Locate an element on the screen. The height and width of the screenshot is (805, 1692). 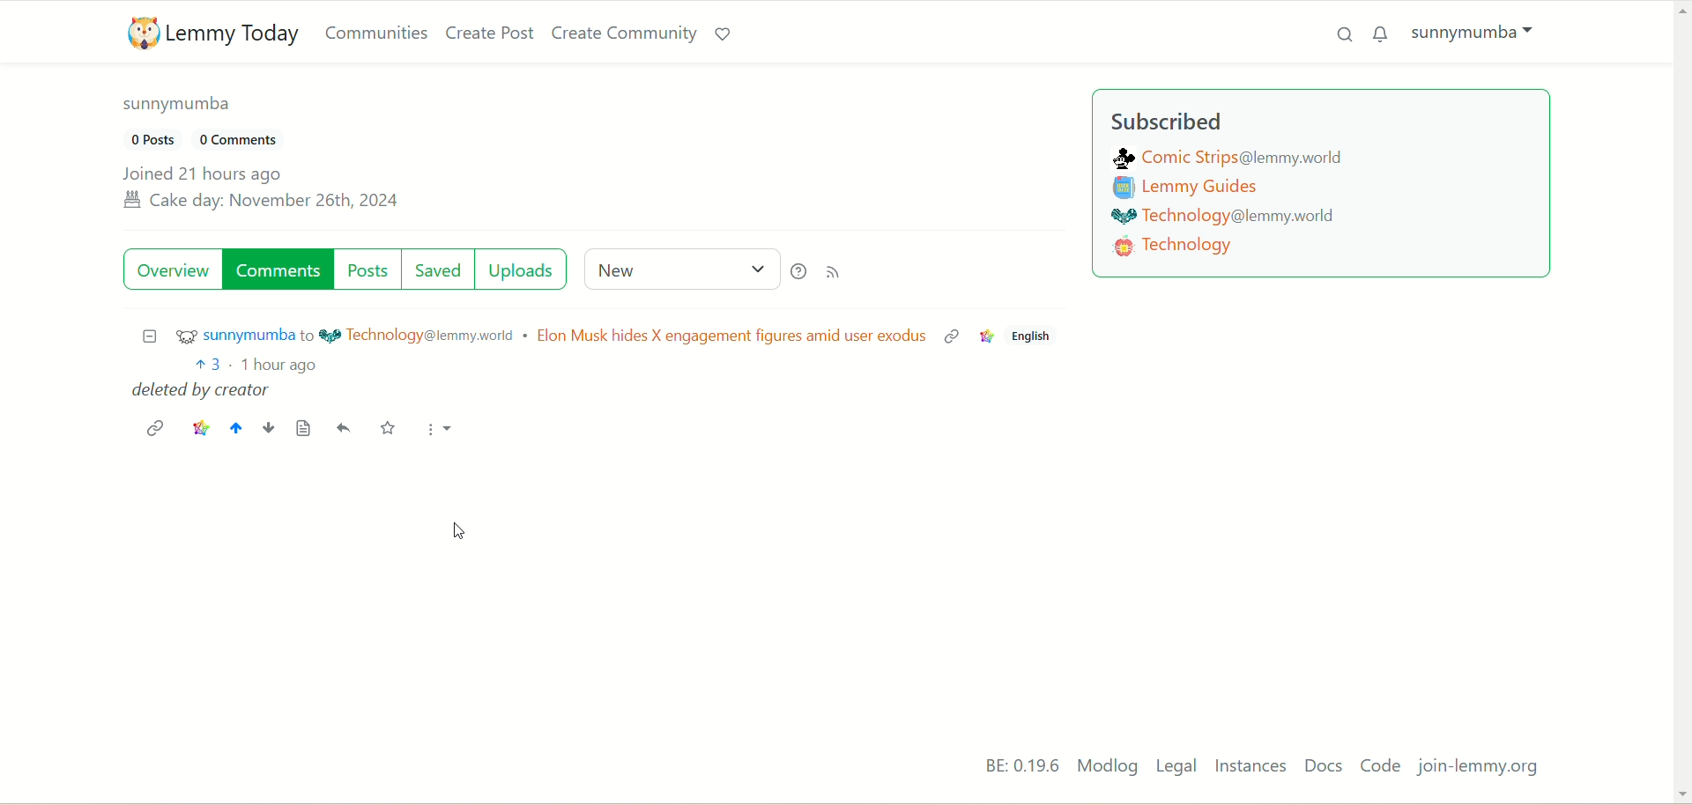
source is located at coordinates (303, 428).